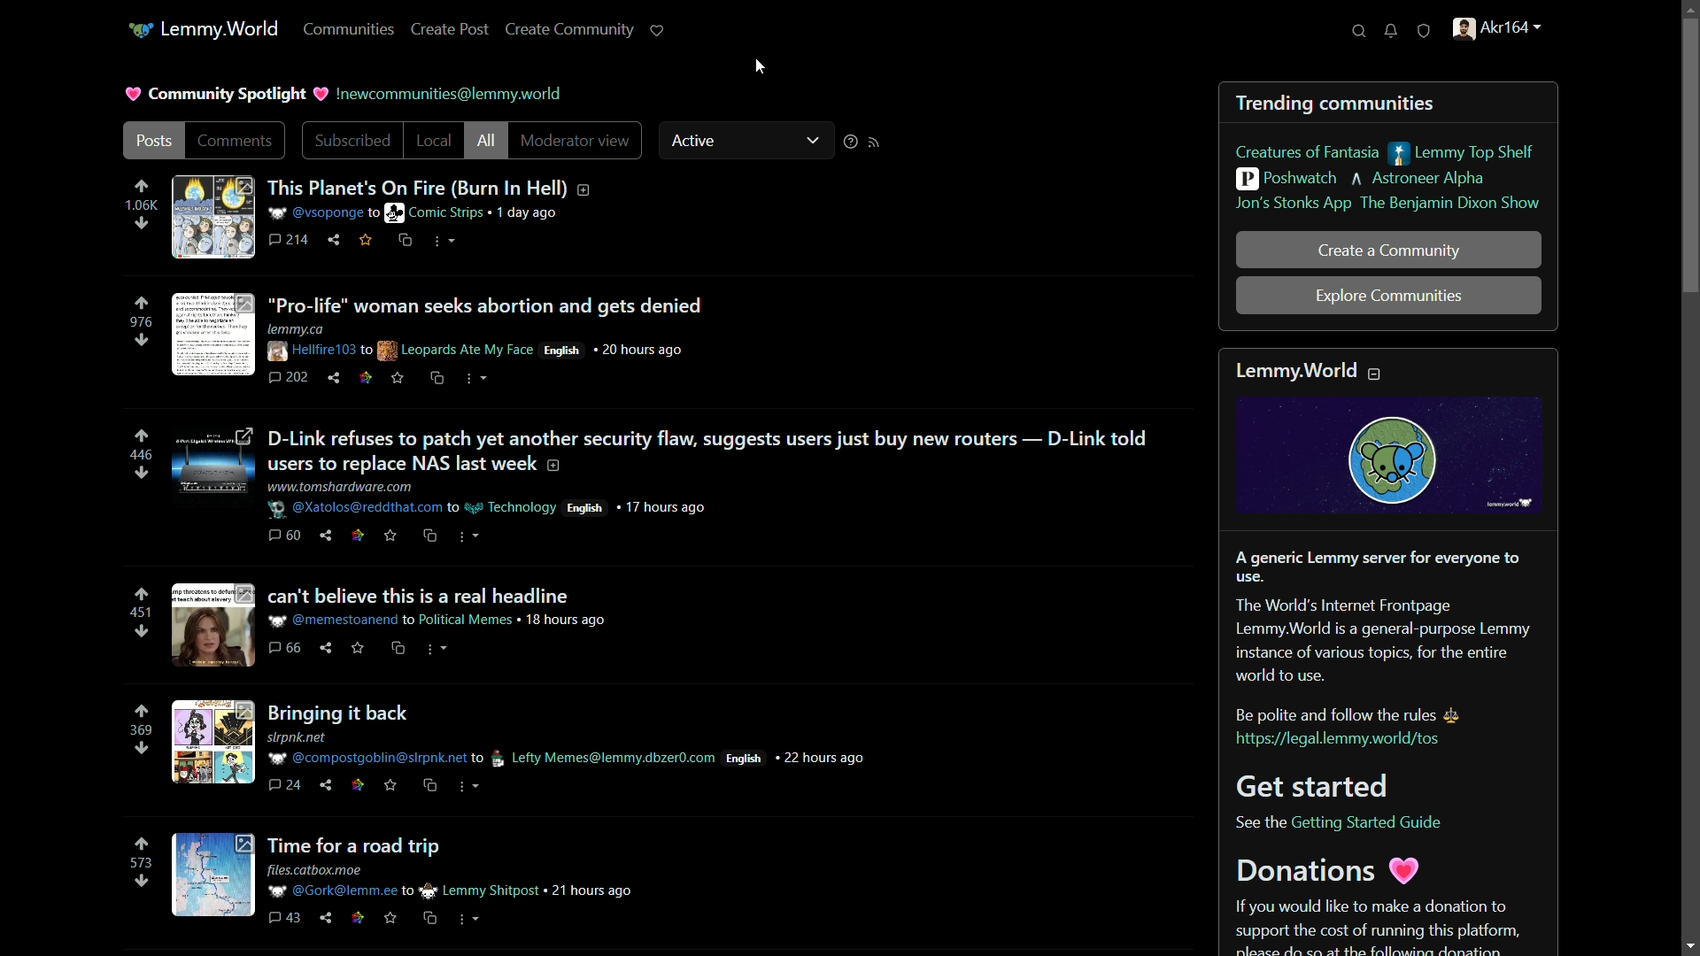 This screenshot has height=956, width=1700. Describe the element at coordinates (570, 30) in the screenshot. I see `create community` at that location.